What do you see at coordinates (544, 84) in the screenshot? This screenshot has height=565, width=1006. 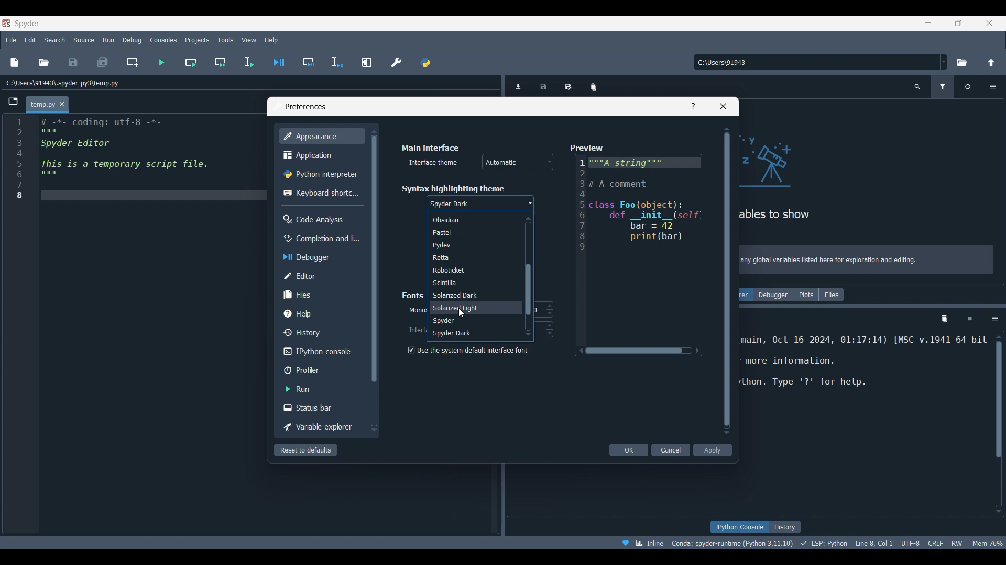 I see `Save data` at bounding box center [544, 84].